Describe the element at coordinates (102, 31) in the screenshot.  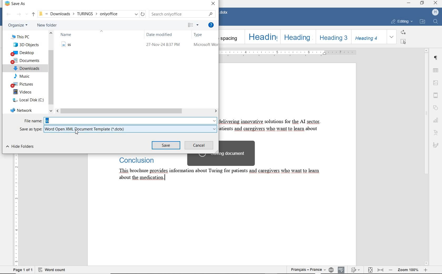
I see `collapse` at that location.